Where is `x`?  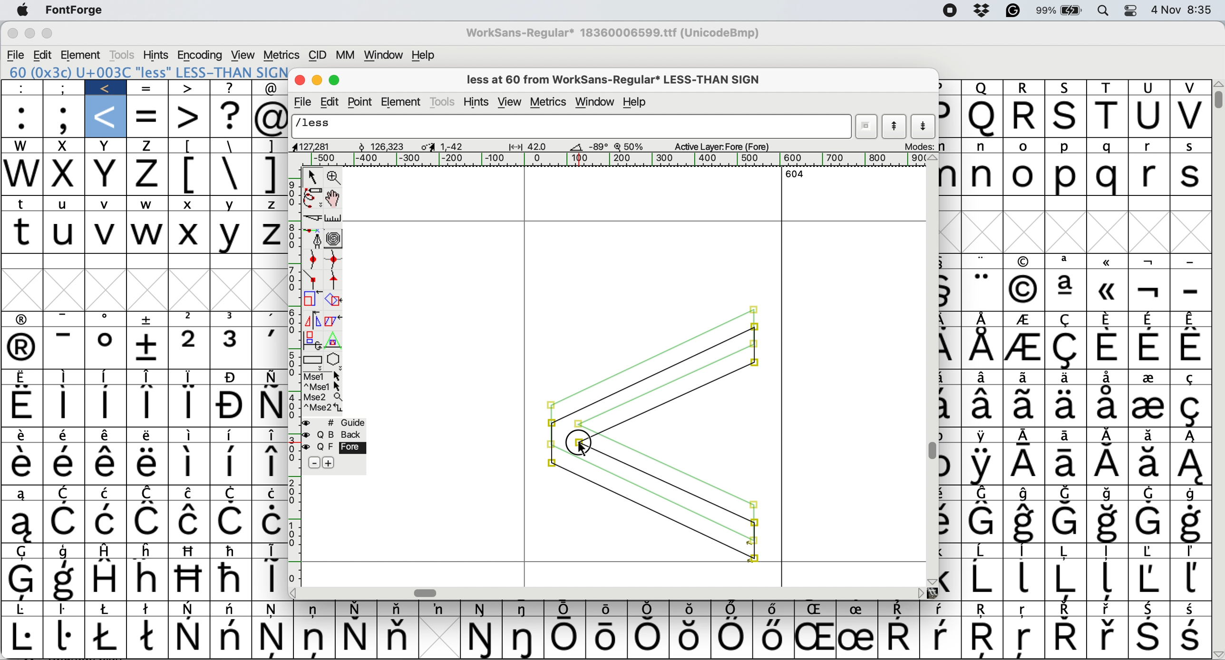 x is located at coordinates (108, 175).